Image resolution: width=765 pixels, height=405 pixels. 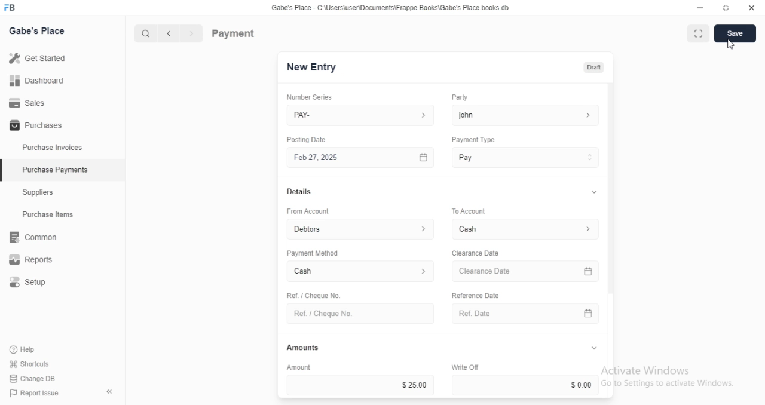 What do you see at coordinates (312, 67) in the screenshot?
I see `New Entry` at bounding box center [312, 67].